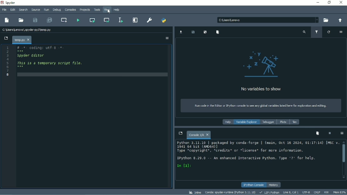 This screenshot has height=195, width=347. Describe the element at coordinates (295, 122) in the screenshot. I see `Files` at that location.